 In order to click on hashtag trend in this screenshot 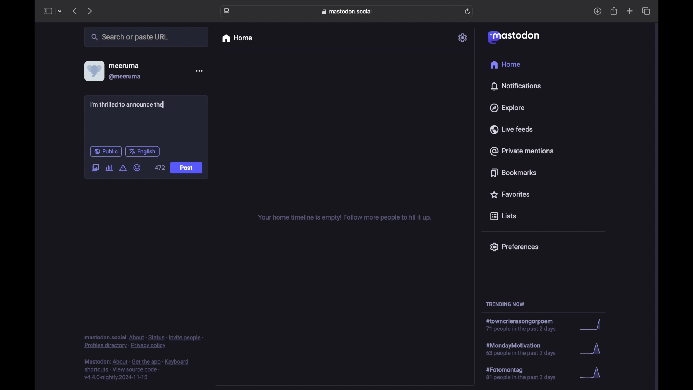, I will do `click(524, 325)`.